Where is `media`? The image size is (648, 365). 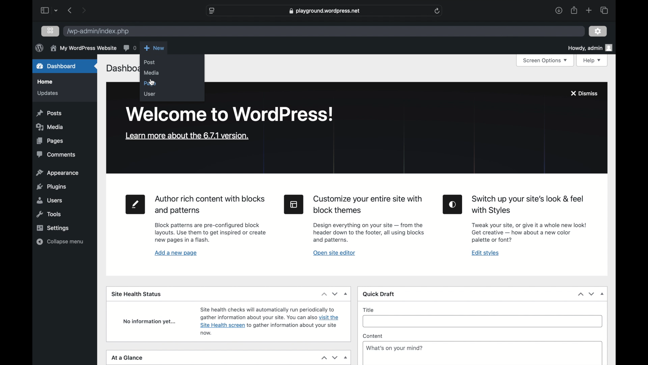 media is located at coordinates (151, 73).